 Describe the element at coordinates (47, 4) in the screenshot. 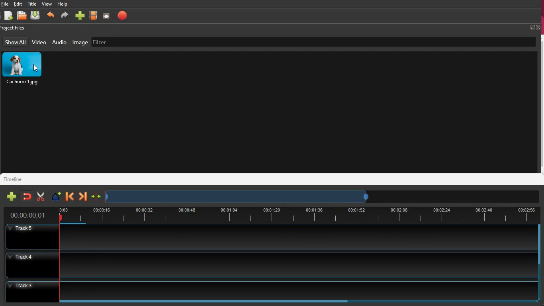

I see `view` at that location.